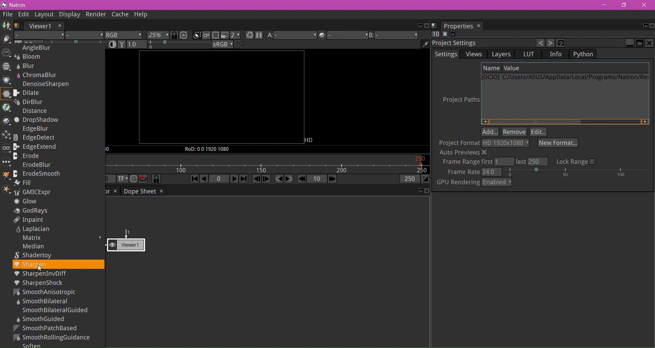 This screenshot has height=348, width=655. Describe the element at coordinates (558, 143) in the screenshot. I see `Select New Format` at that location.